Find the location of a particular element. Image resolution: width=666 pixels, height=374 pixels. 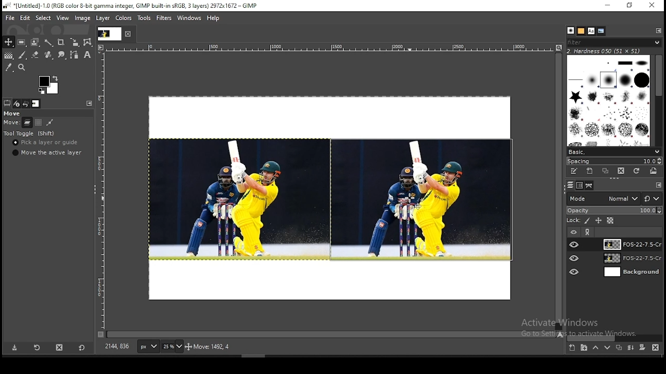

zoom tool is located at coordinates (23, 67).